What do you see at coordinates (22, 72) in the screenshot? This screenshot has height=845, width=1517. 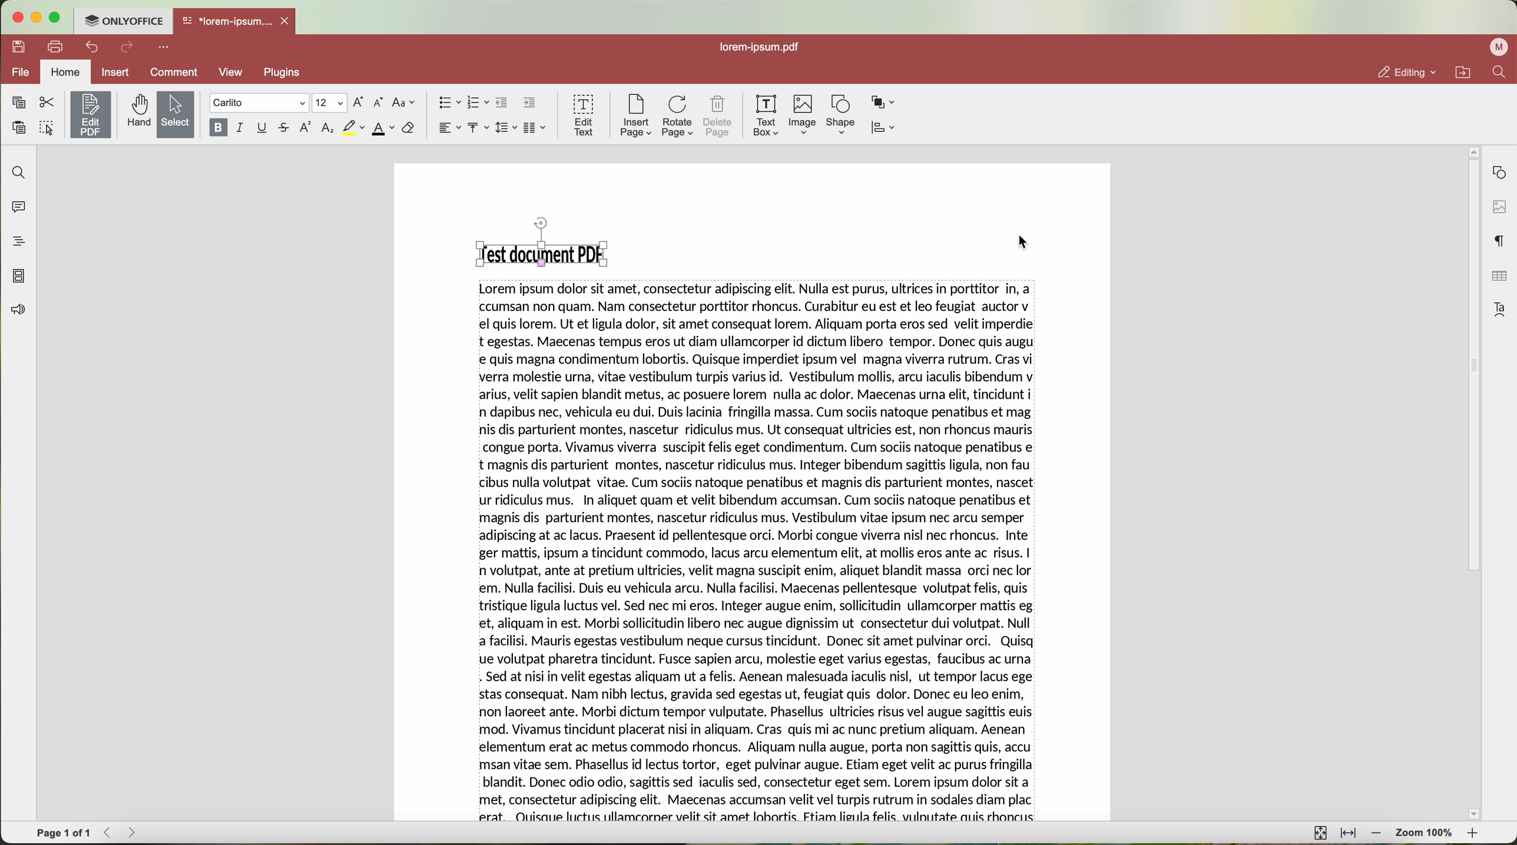 I see `file` at bounding box center [22, 72].